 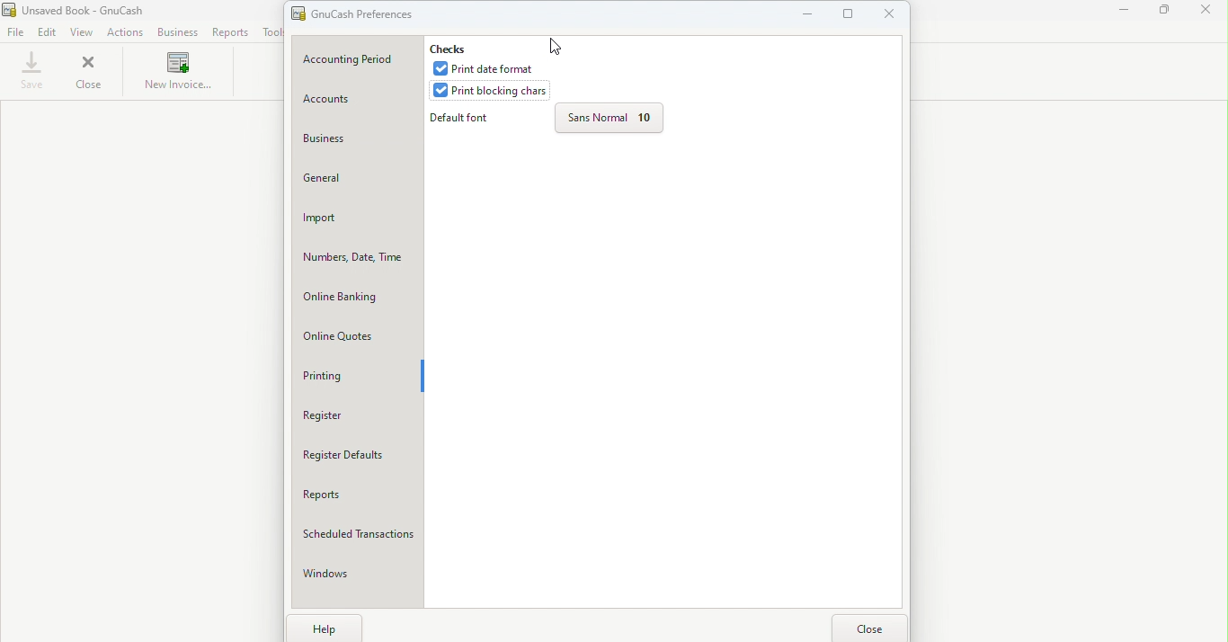 What do you see at coordinates (848, 16) in the screenshot?
I see `Maximize` at bounding box center [848, 16].